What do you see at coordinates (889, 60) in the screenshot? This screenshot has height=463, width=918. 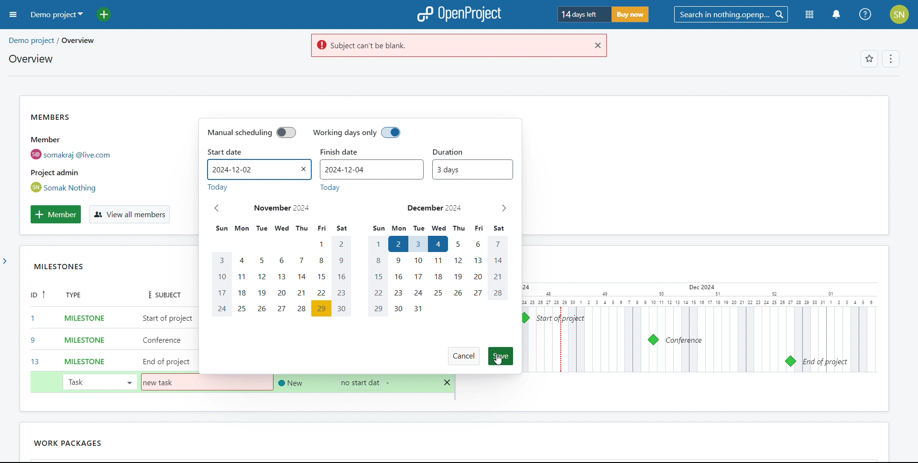 I see `options` at bounding box center [889, 60].